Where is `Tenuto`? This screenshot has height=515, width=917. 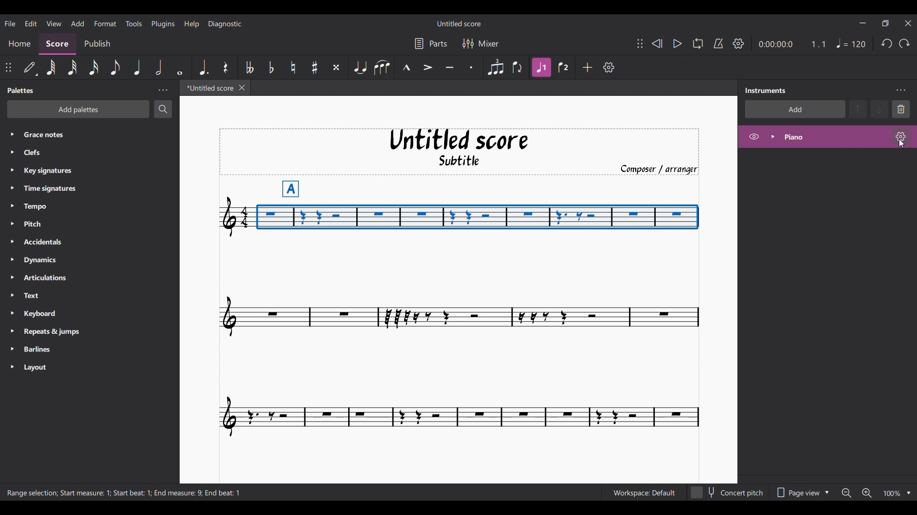
Tenuto is located at coordinates (449, 67).